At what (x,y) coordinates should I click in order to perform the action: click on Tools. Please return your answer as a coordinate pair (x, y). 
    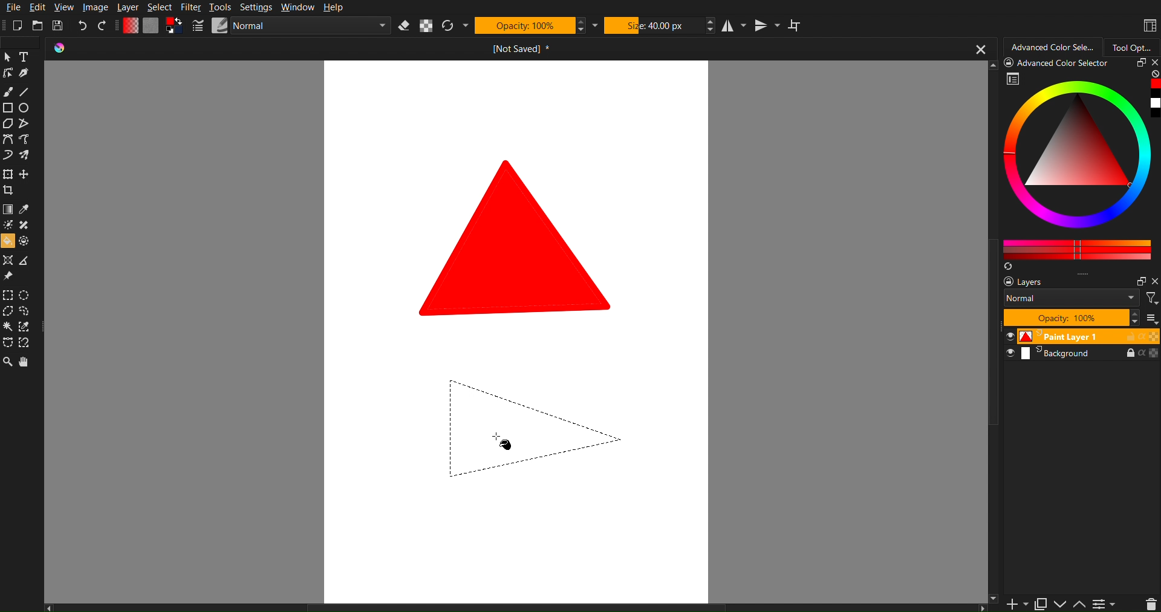
    Looking at the image, I should click on (221, 7).